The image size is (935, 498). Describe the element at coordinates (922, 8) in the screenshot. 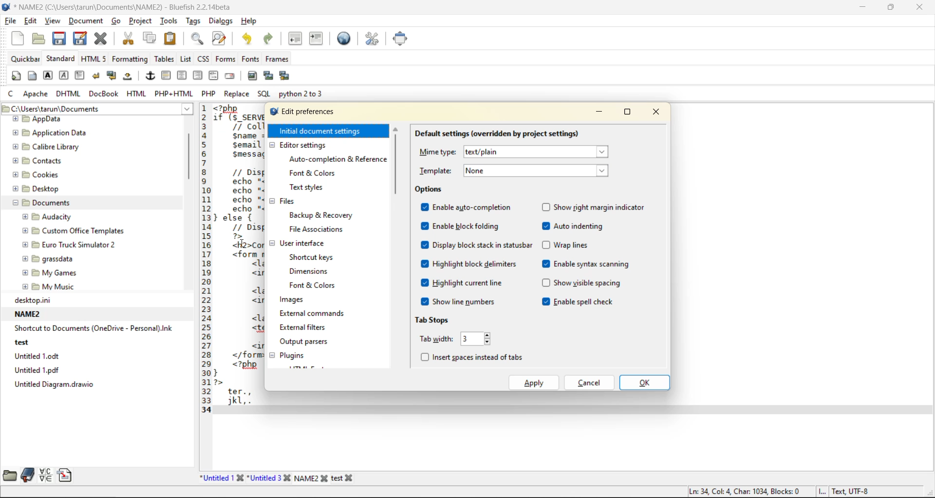

I see `close` at that location.